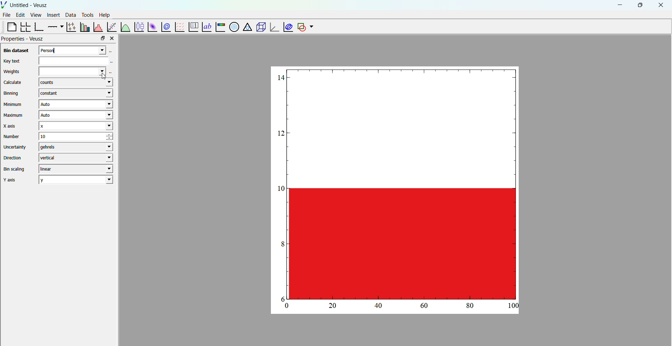  I want to click on logo of Veusz, so click(4, 5).